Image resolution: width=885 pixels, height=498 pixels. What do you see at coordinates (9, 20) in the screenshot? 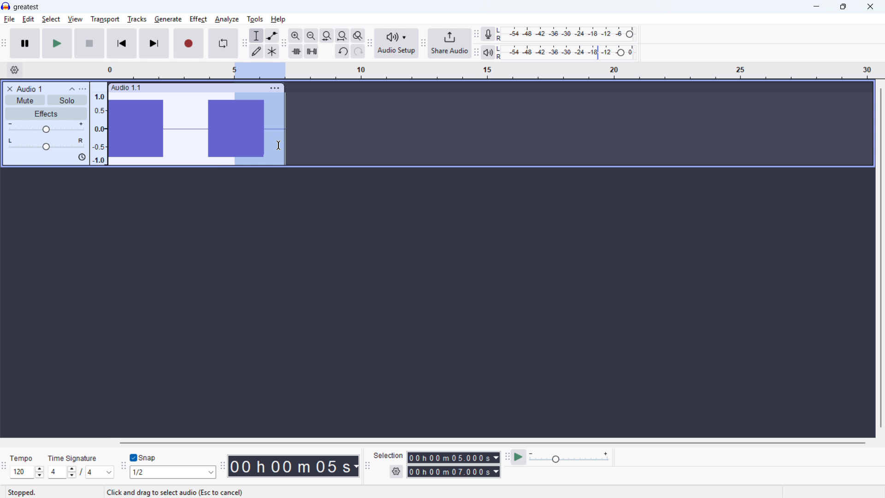
I see `file` at bounding box center [9, 20].